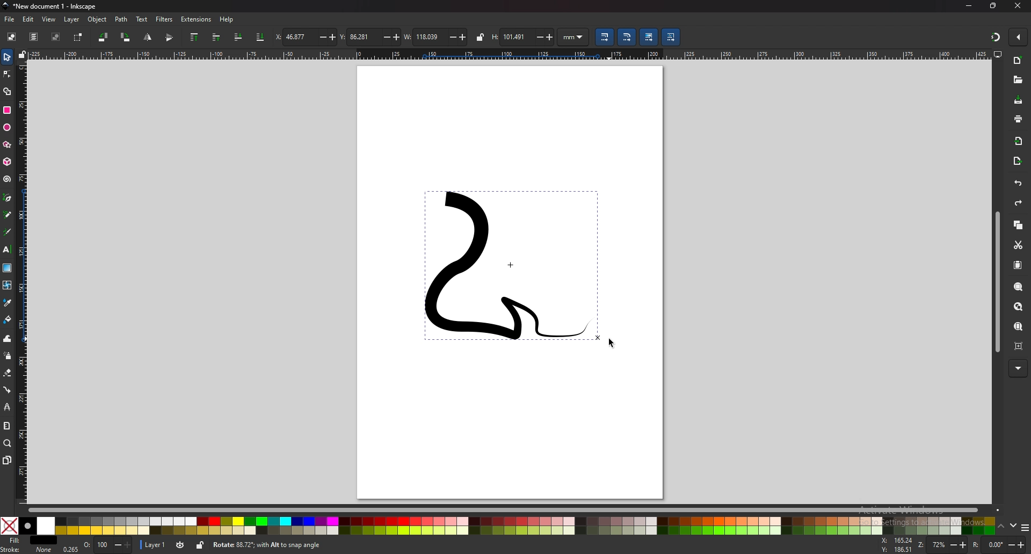 This screenshot has height=554, width=1031. I want to click on raise selection to top, so click(195, 37).